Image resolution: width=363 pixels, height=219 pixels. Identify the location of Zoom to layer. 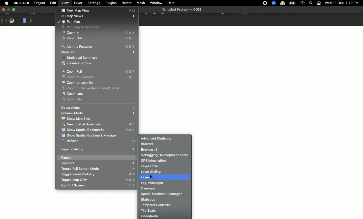
(98, 83).